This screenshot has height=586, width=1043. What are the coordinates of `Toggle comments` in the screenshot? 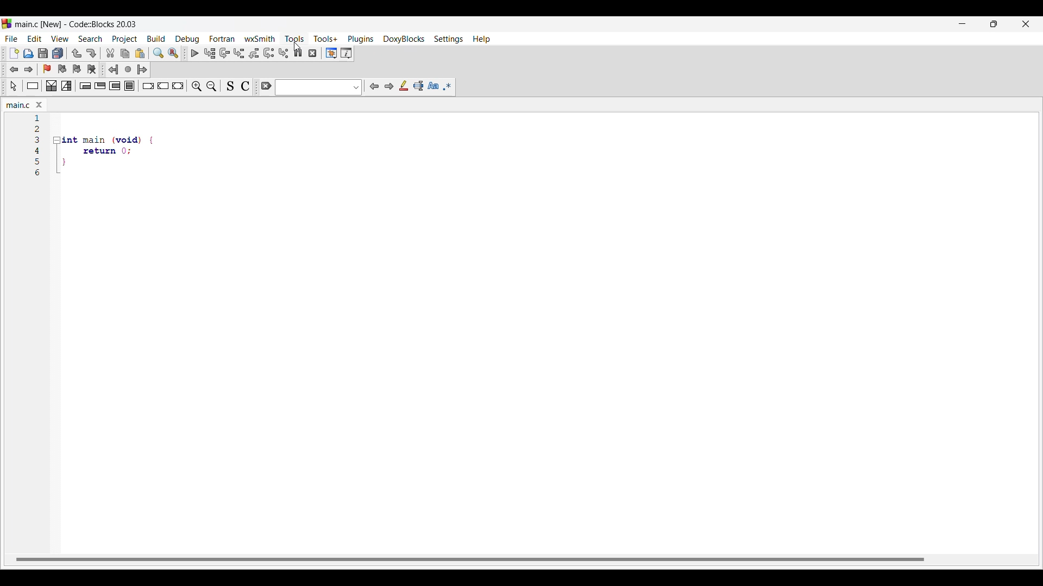 It's located at (245, 87).